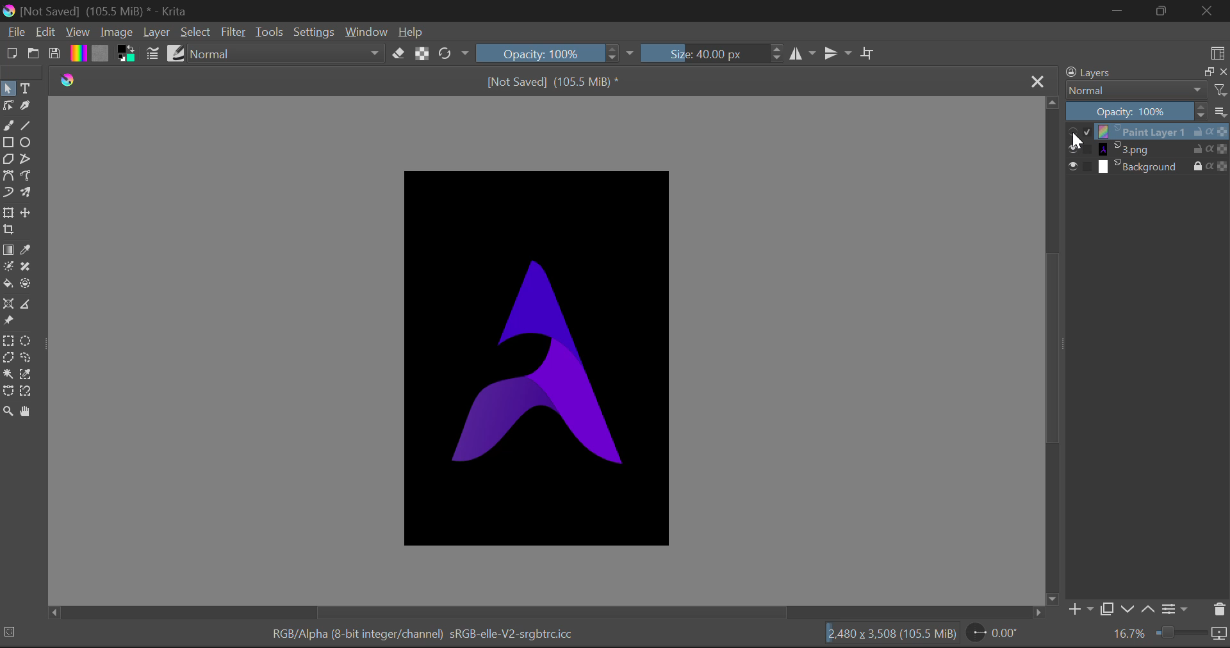  I want to click on Zoom slider, so click(1190, 633).